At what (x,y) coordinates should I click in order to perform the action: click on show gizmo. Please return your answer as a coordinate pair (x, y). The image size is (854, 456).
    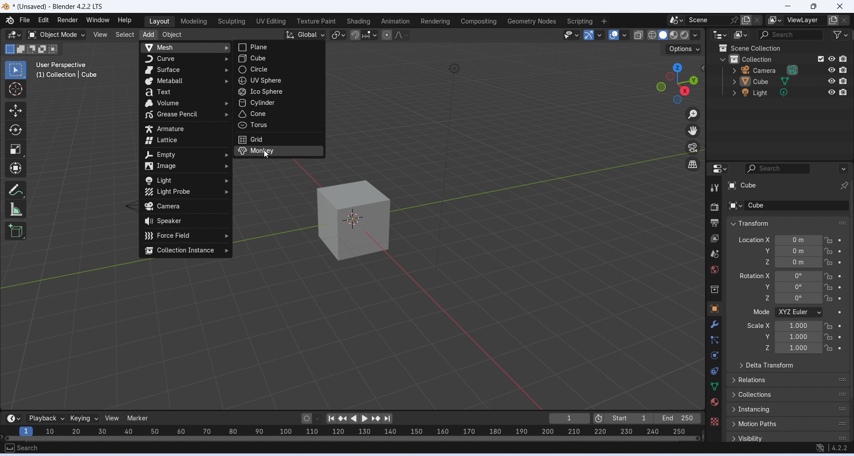
    Looking at the image, I should click on (589, 35).